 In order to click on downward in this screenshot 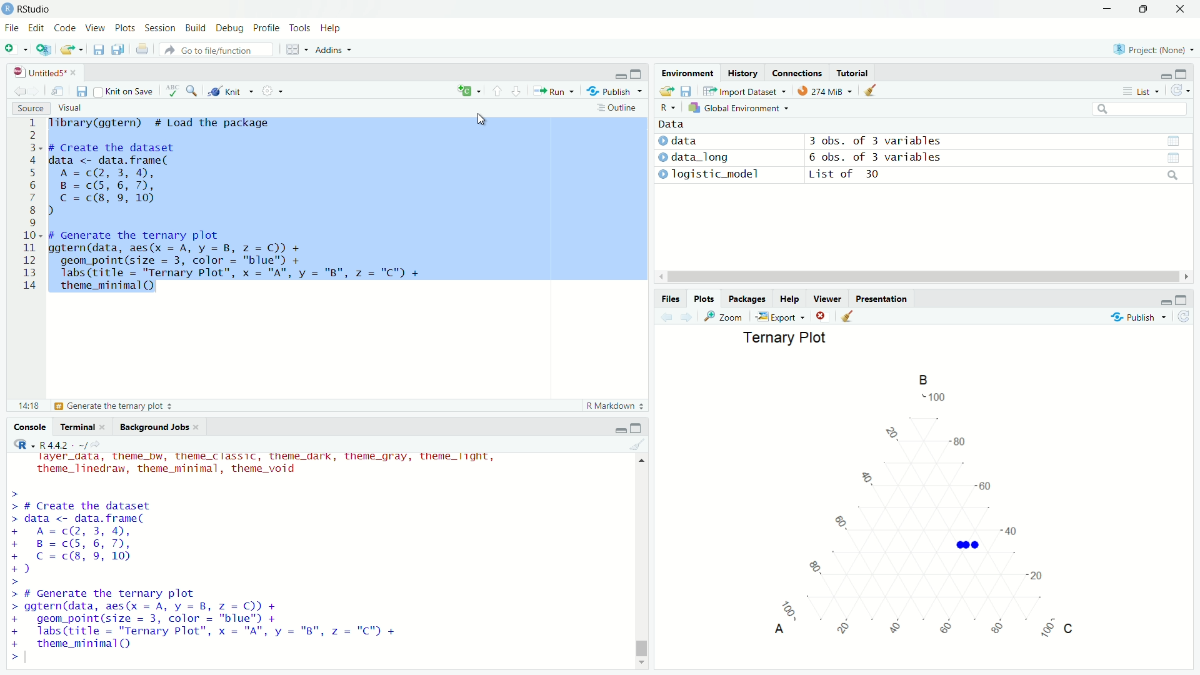, I will do `click(518, 92)`.